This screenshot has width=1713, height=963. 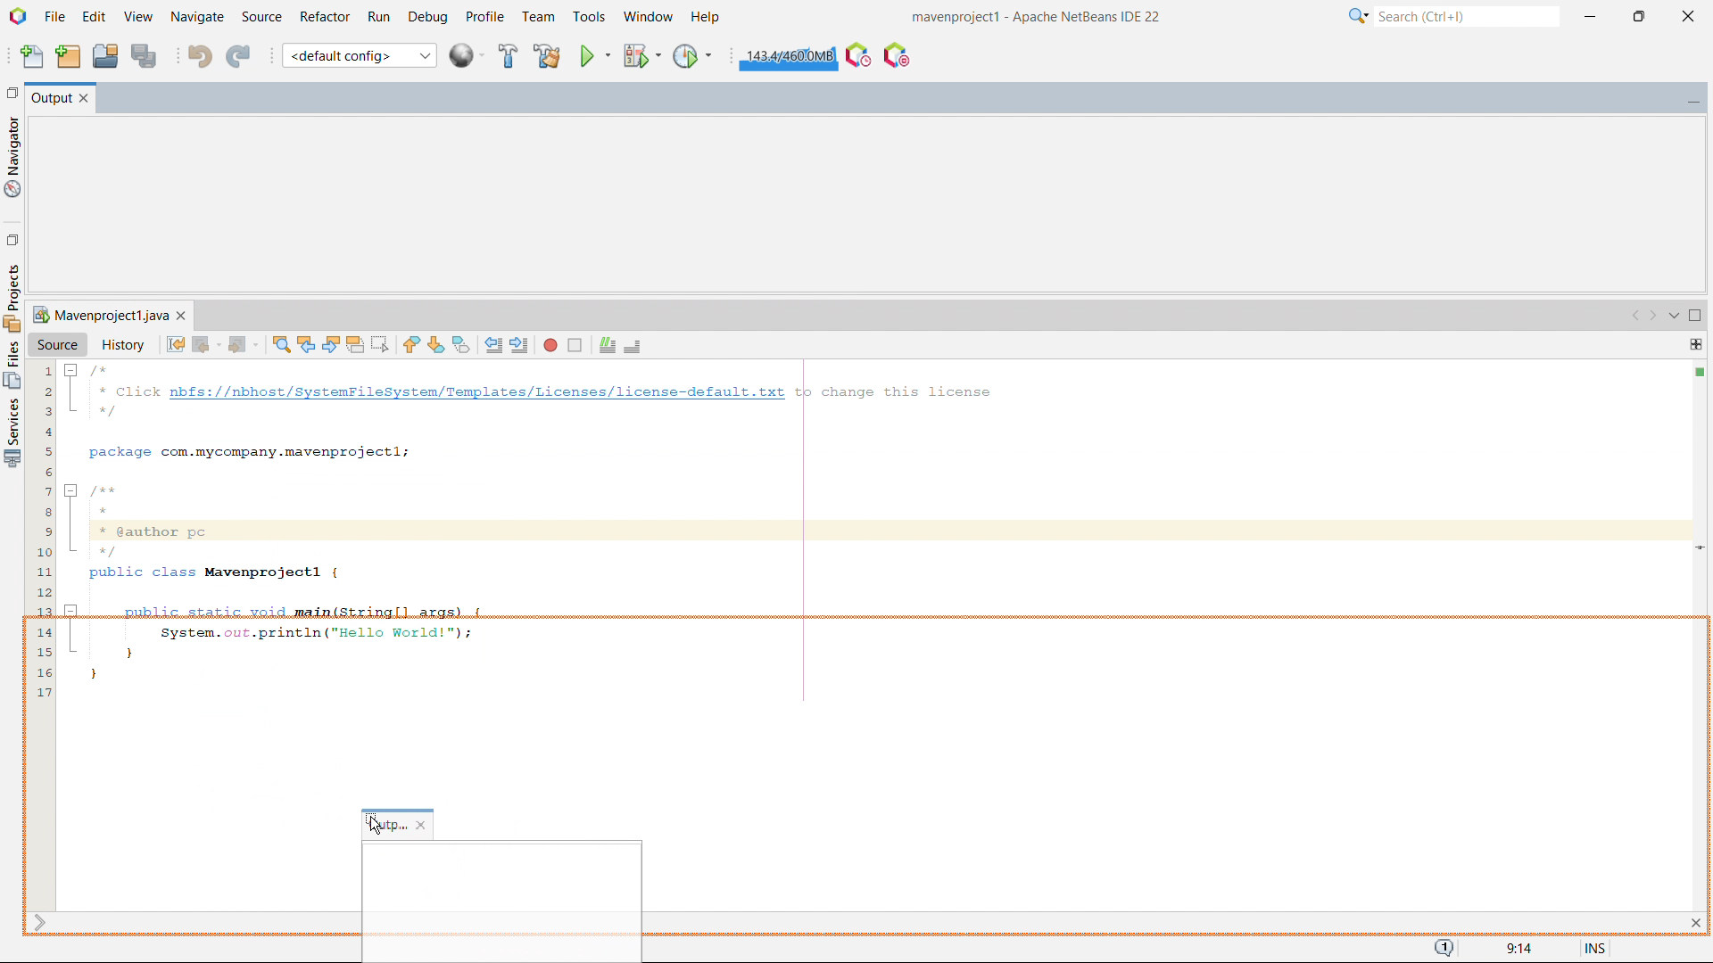 What do you see at coordinates (898, 55) in the screenshot?
I see `pause I/O checks` at bounding box center [898, 55].